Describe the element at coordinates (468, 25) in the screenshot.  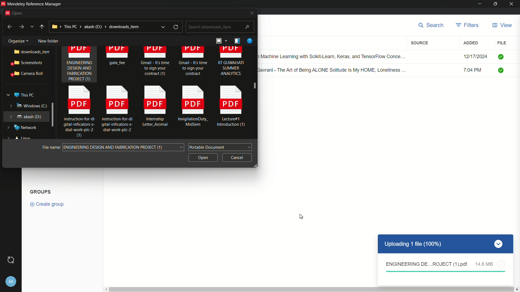
I see `filters` at that location.